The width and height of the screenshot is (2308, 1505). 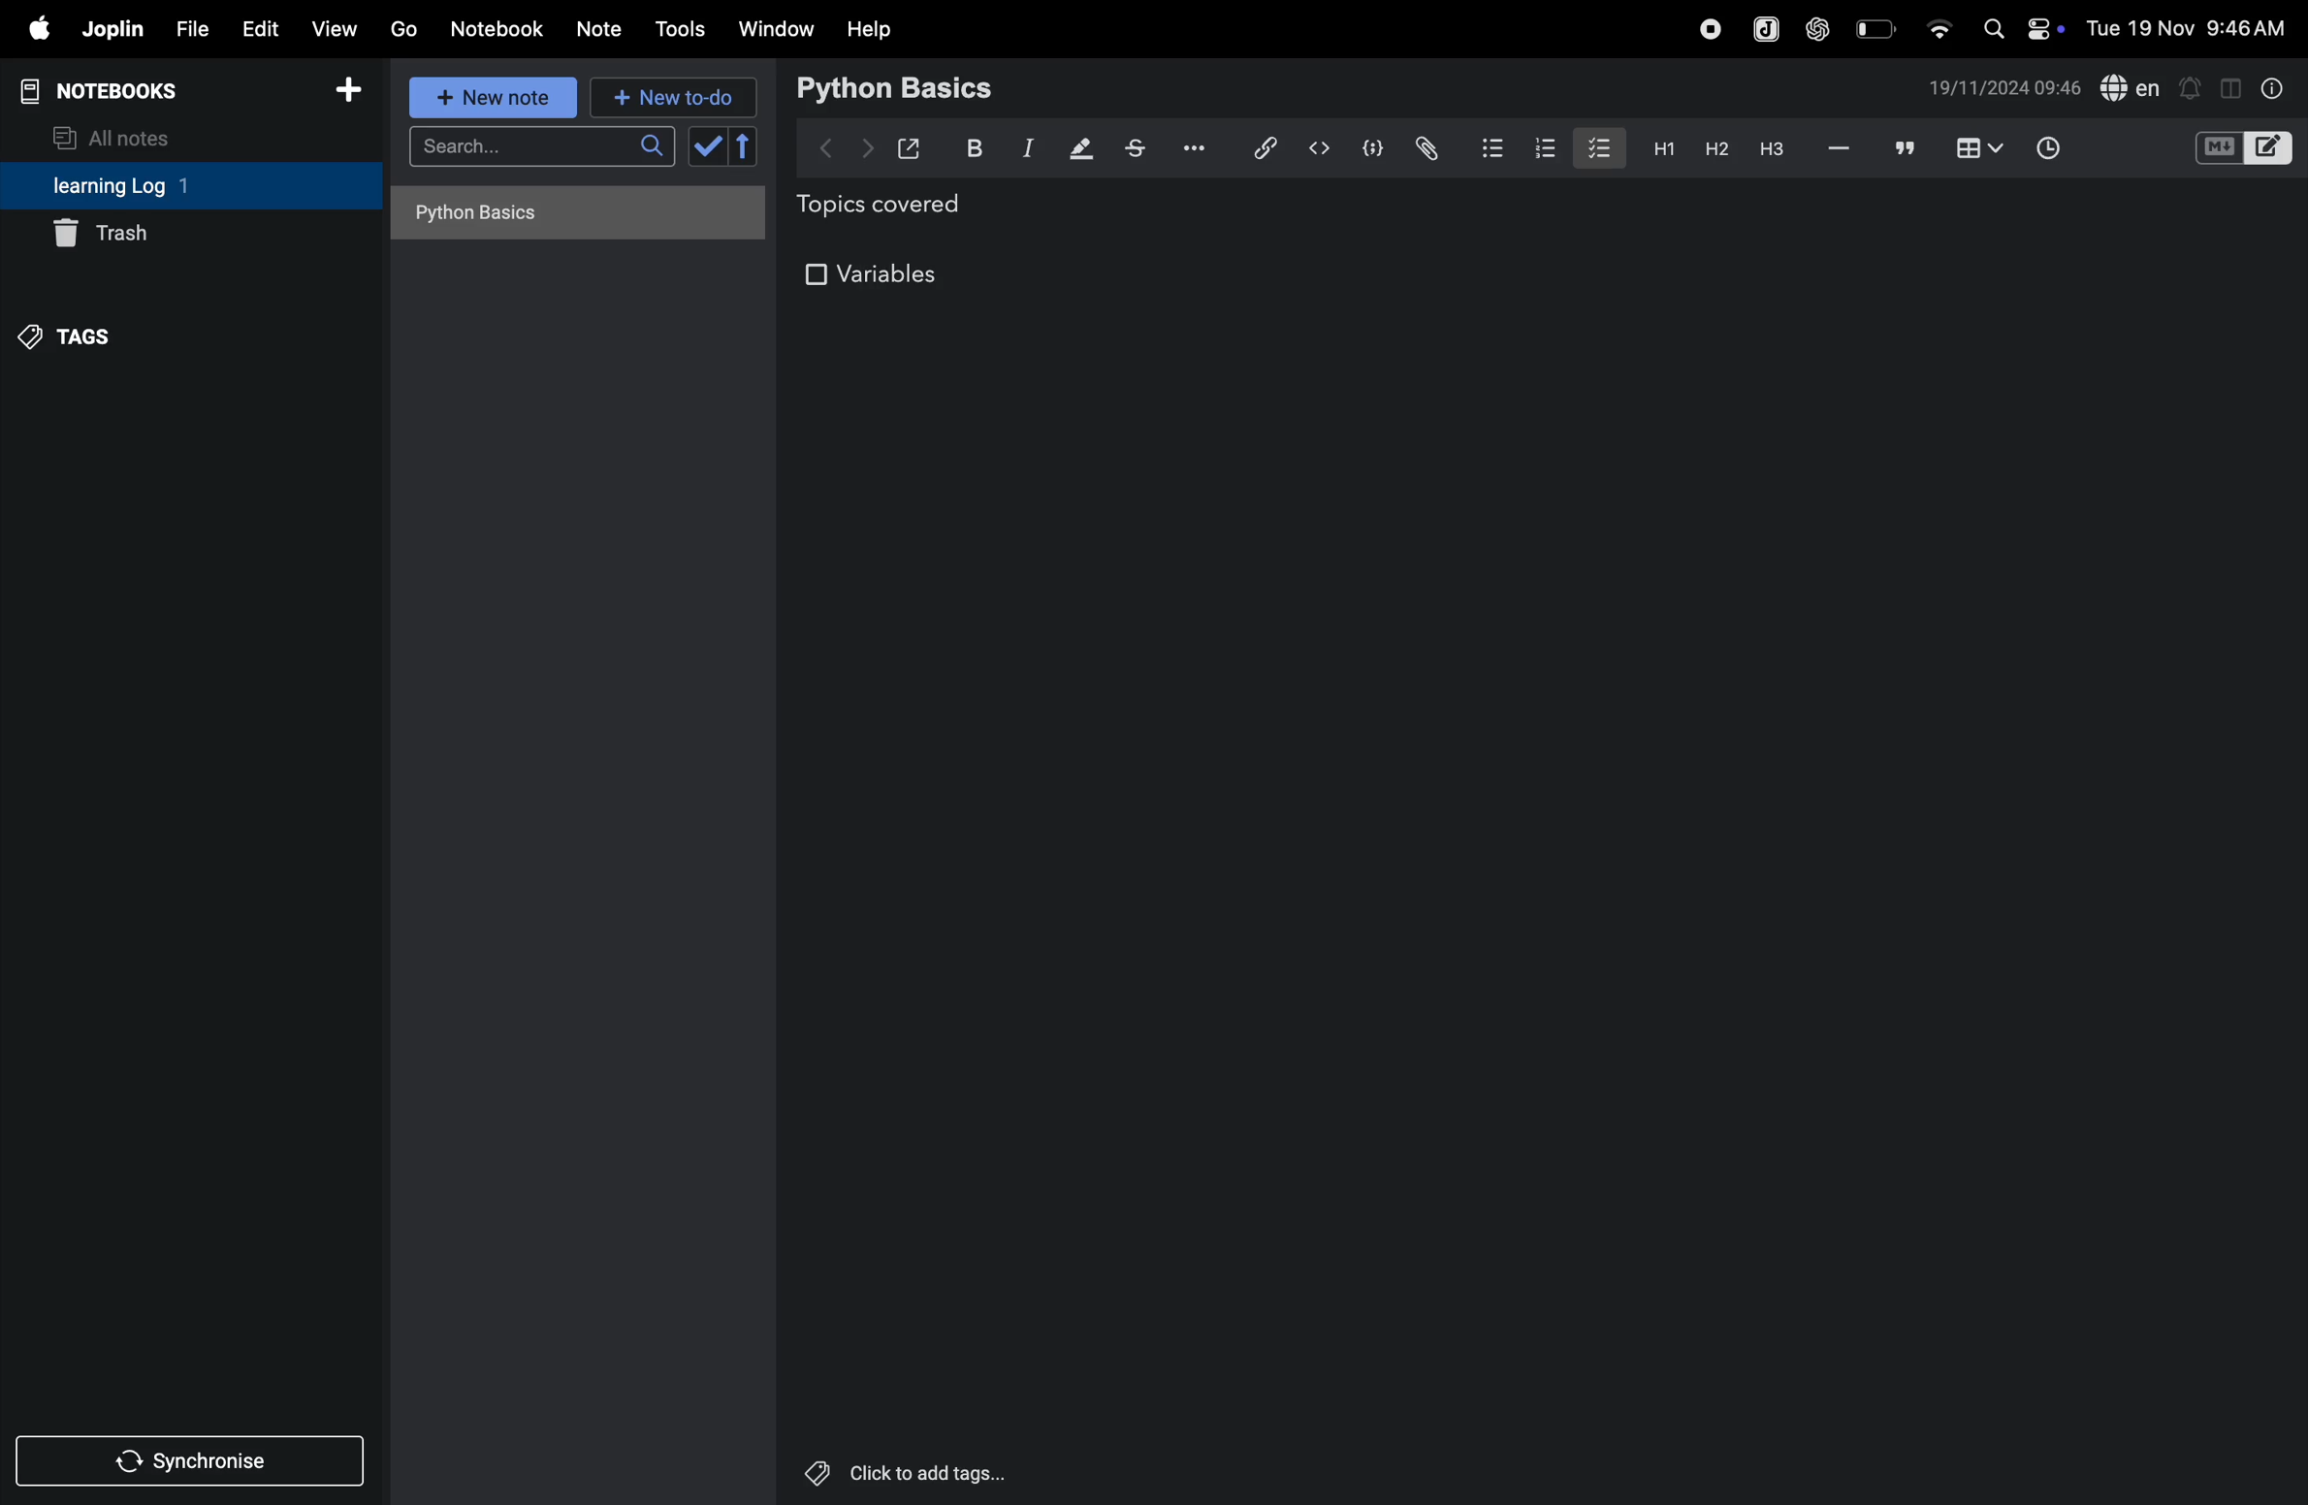 I want to click on alert, so click(x=2192, y=86).